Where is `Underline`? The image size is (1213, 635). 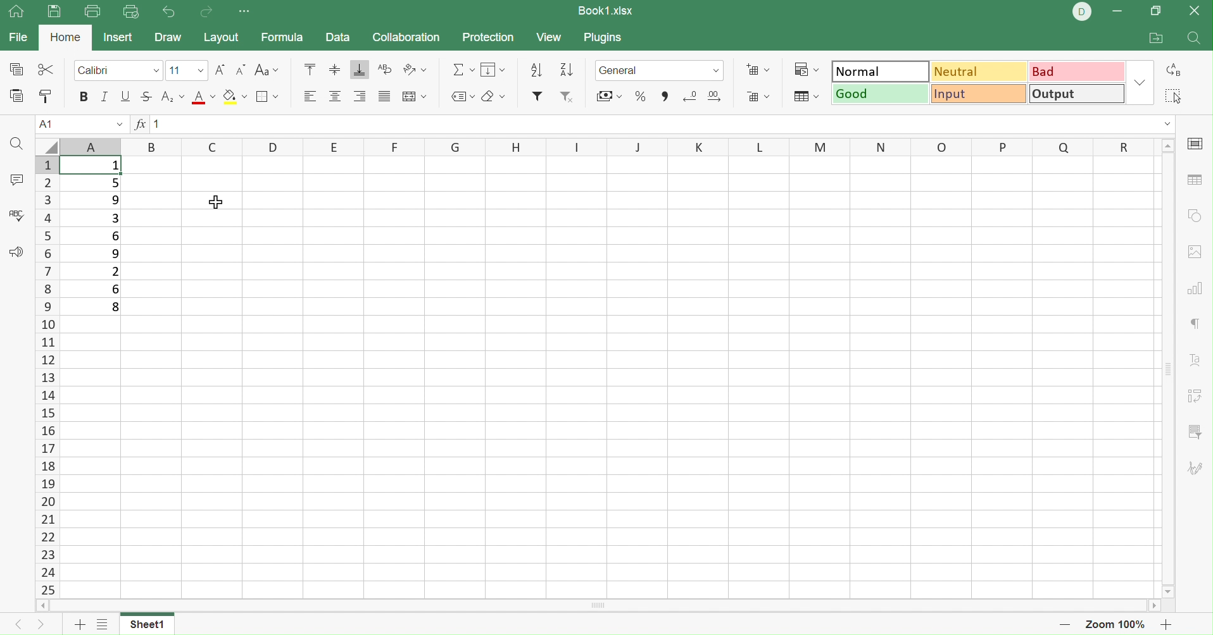 Underline is located at coordinates (125, 97).